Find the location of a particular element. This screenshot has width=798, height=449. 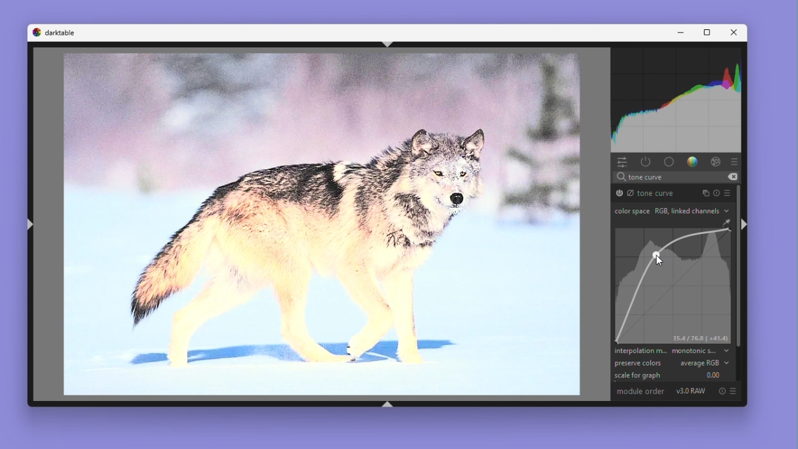

show only active modules is located at coordinates (645, 162).